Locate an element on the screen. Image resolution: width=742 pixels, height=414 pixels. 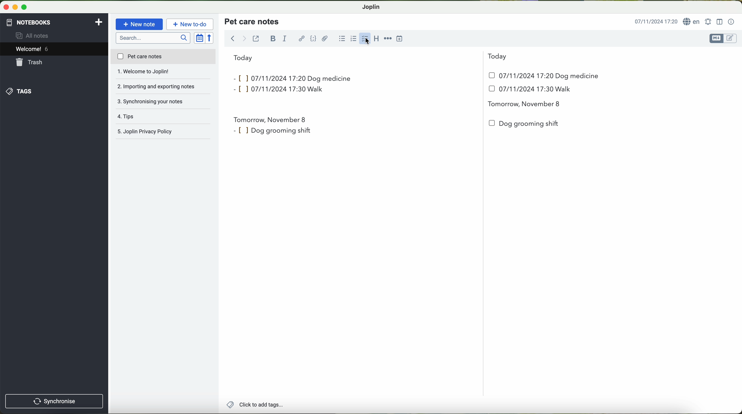
dog medicine is located at coordinates (577, 76).